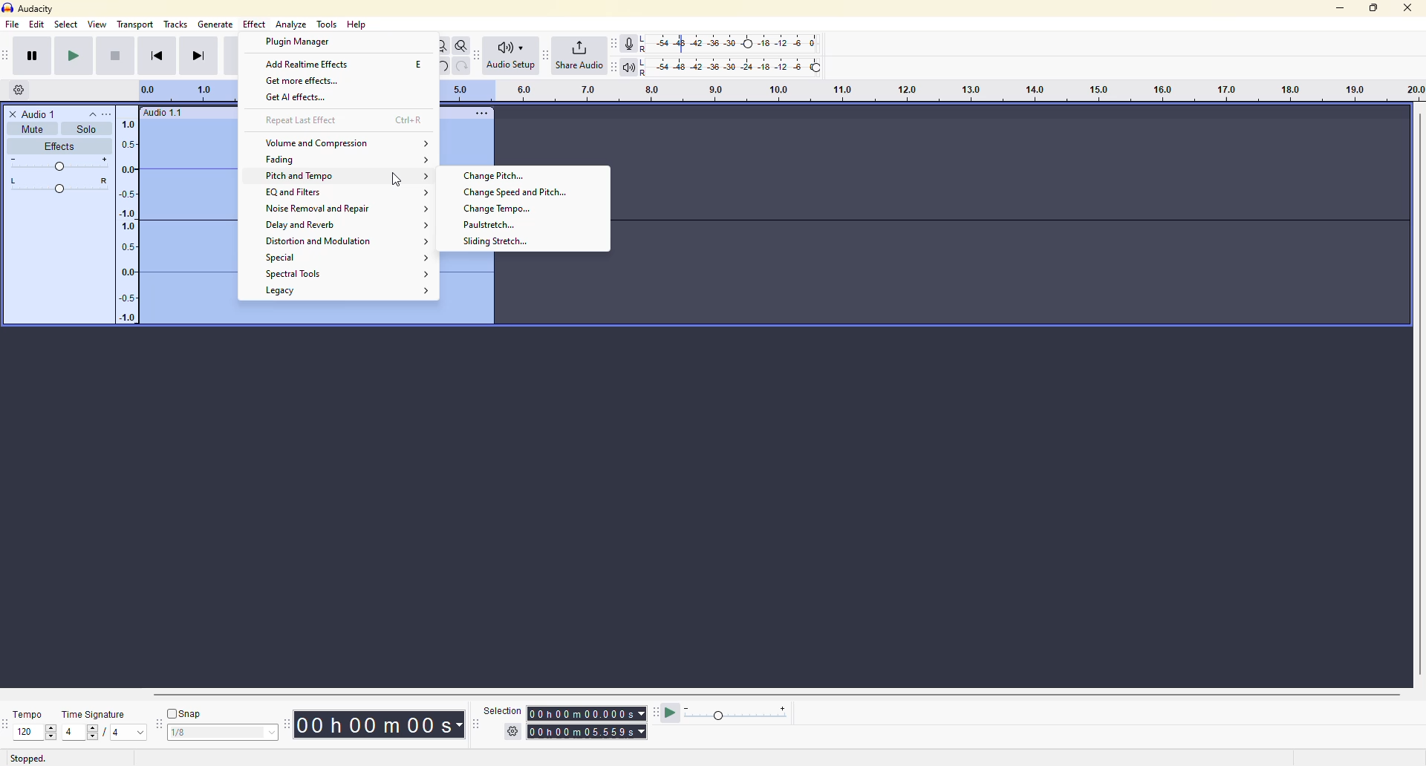  Describe the element at coordinates (114, 56) in the screenshot. I see `stop` at that location.